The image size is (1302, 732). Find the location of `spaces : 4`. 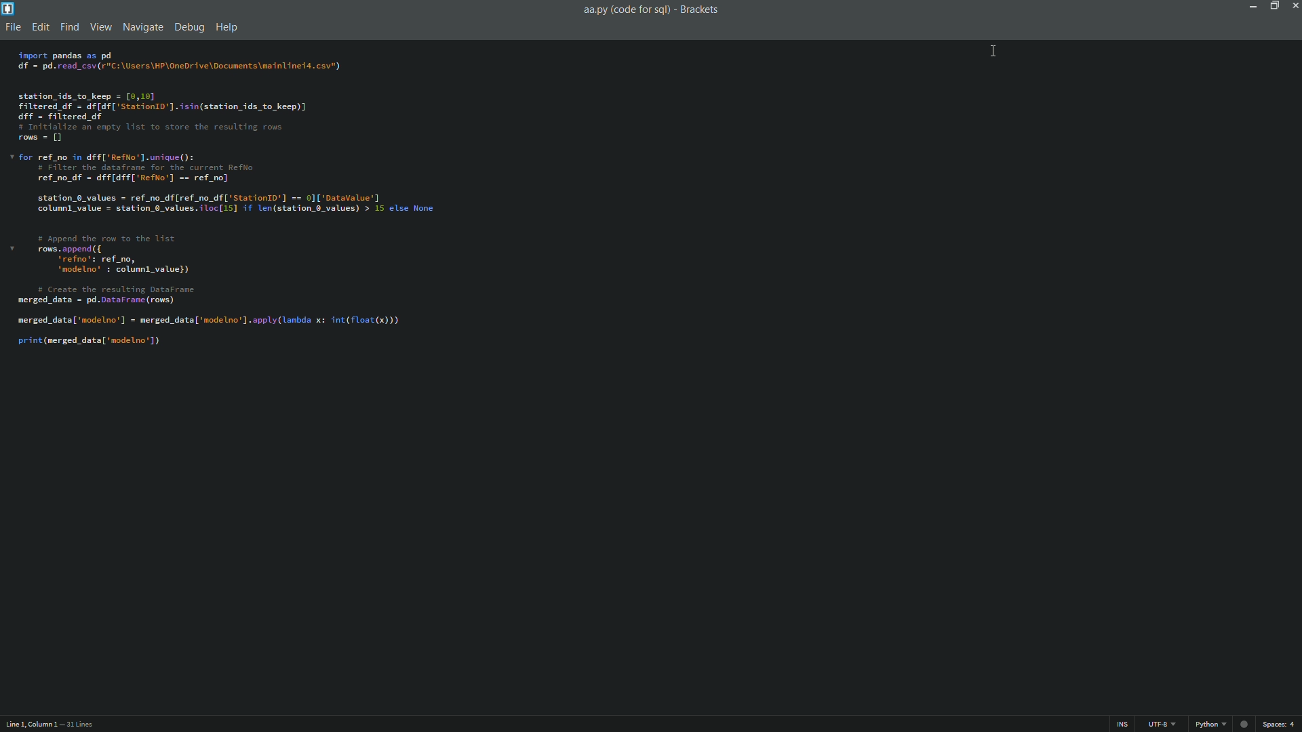

spaces : 4 is located at coordinates (1280, 723).